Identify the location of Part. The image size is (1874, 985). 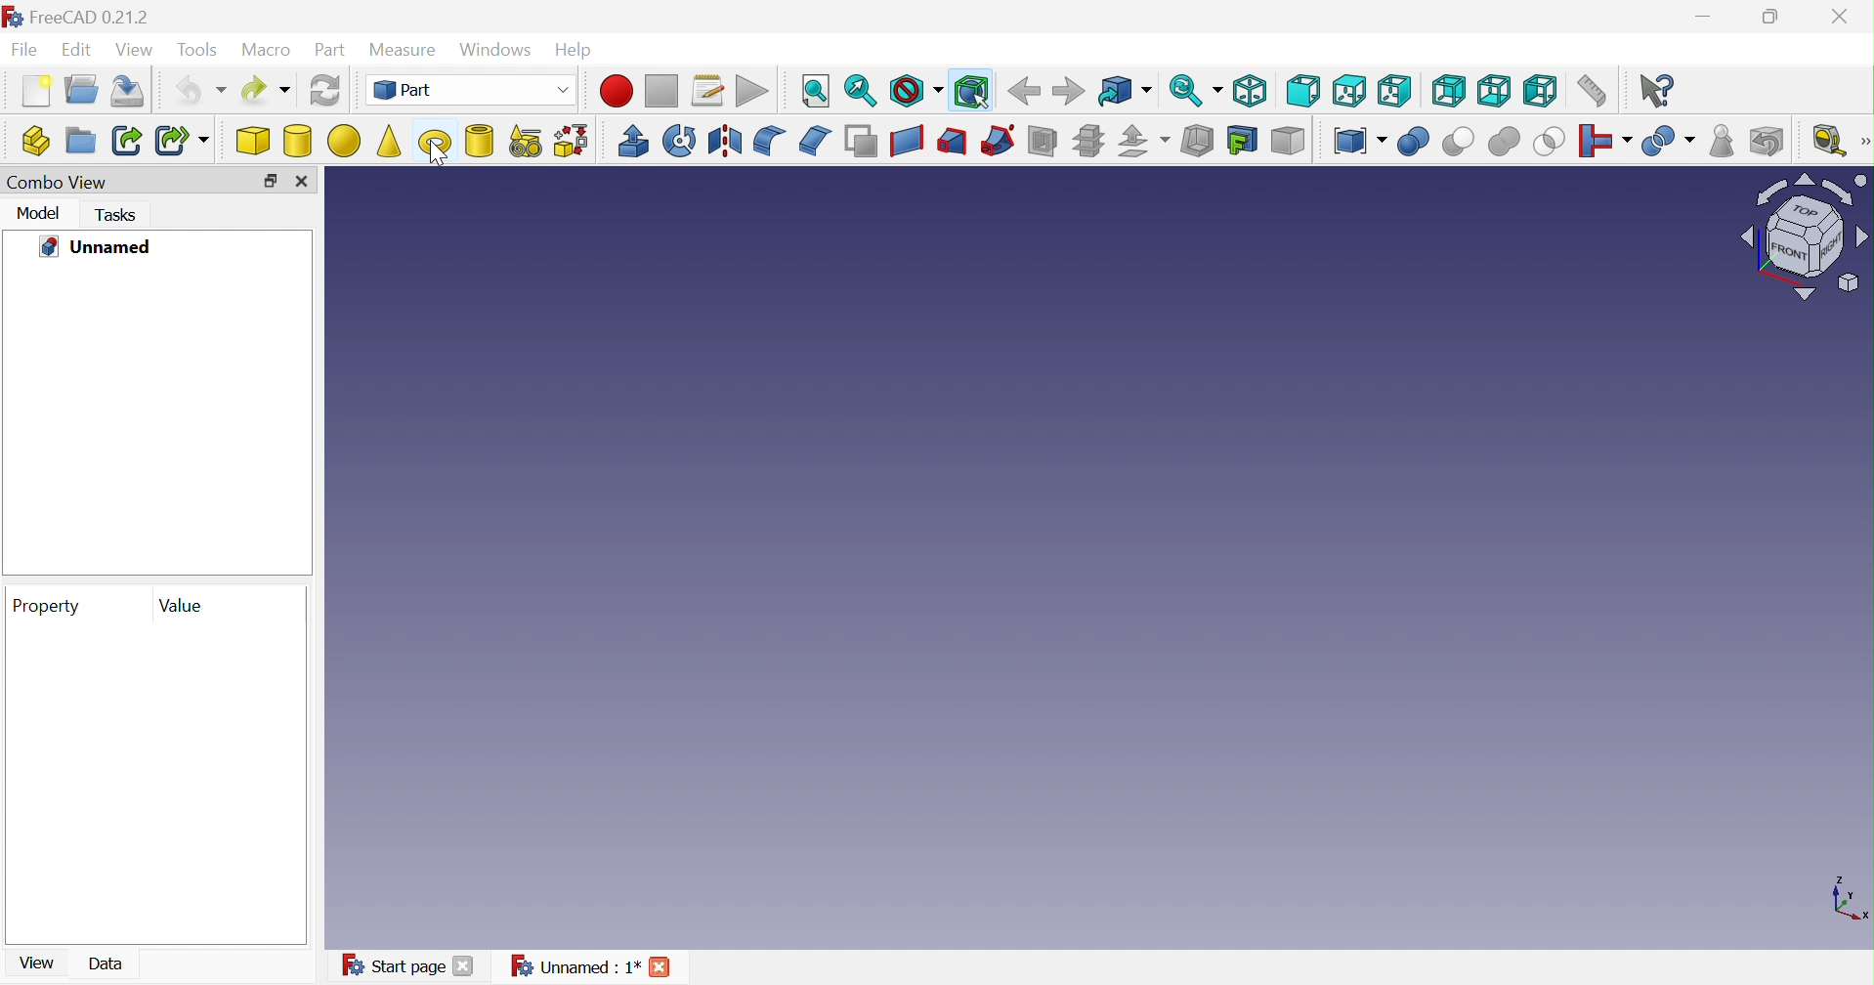
(327, 52).